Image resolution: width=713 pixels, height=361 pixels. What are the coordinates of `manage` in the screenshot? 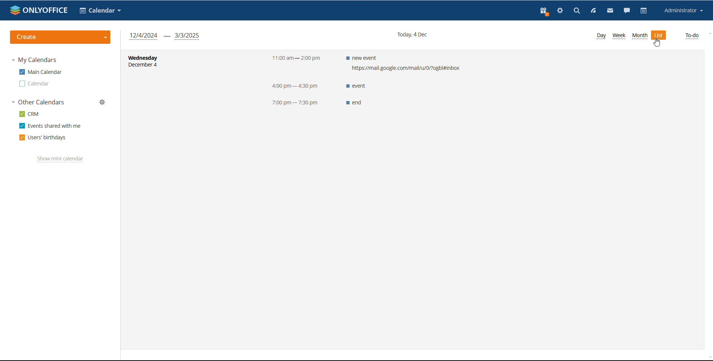 It's located at (102, 103).